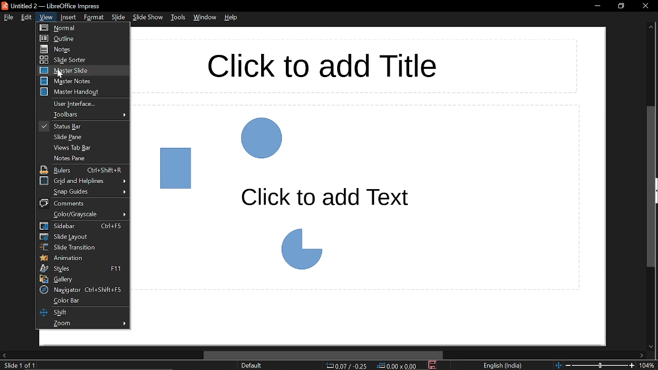 The image size is (658, 370). Describe the element at coordinates (356, 66) in the screenshot. I see `SPace for adding title` at that location.